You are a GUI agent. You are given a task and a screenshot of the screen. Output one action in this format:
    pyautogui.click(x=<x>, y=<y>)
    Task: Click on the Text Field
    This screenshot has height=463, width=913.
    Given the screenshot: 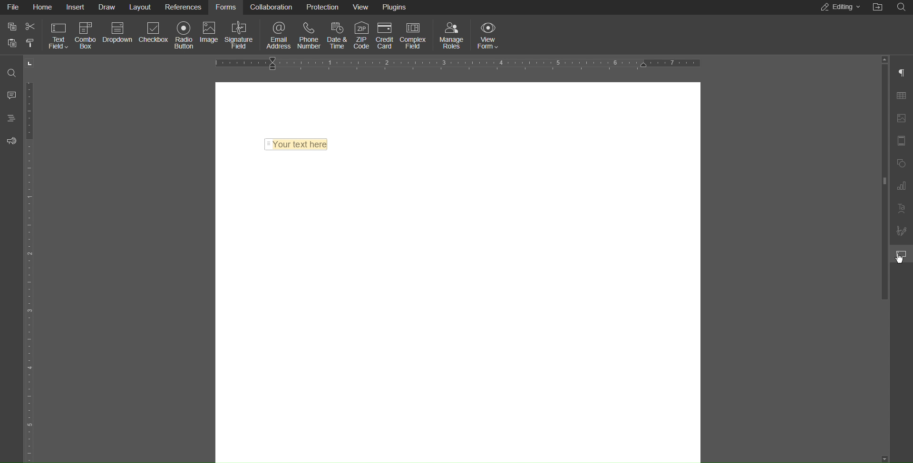 What is the action you would take?
    pyautogui.click(x=299, y=146)
    